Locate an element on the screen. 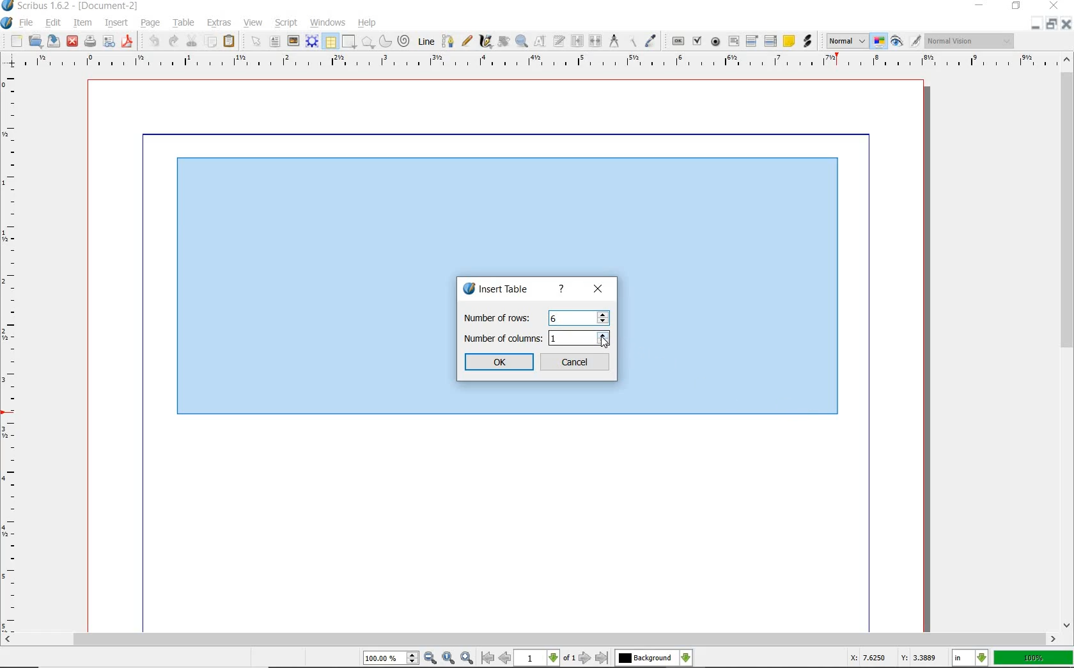  cancel is located at coordinates (576, 362).